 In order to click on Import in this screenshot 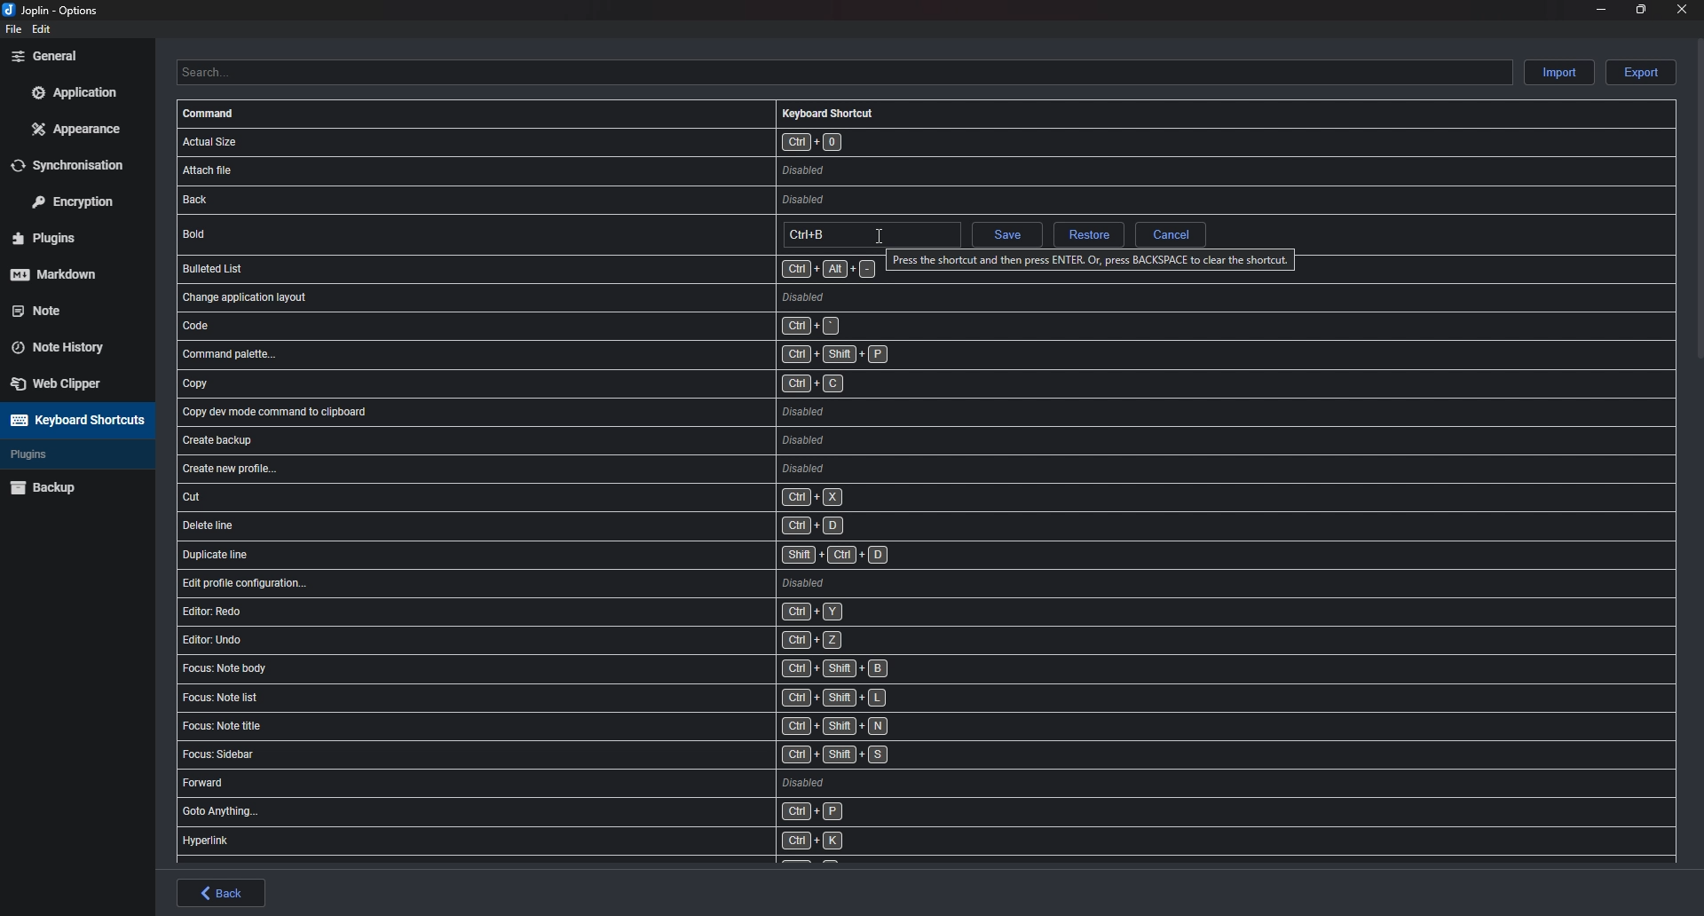, I will do `click(1561, 71)`.